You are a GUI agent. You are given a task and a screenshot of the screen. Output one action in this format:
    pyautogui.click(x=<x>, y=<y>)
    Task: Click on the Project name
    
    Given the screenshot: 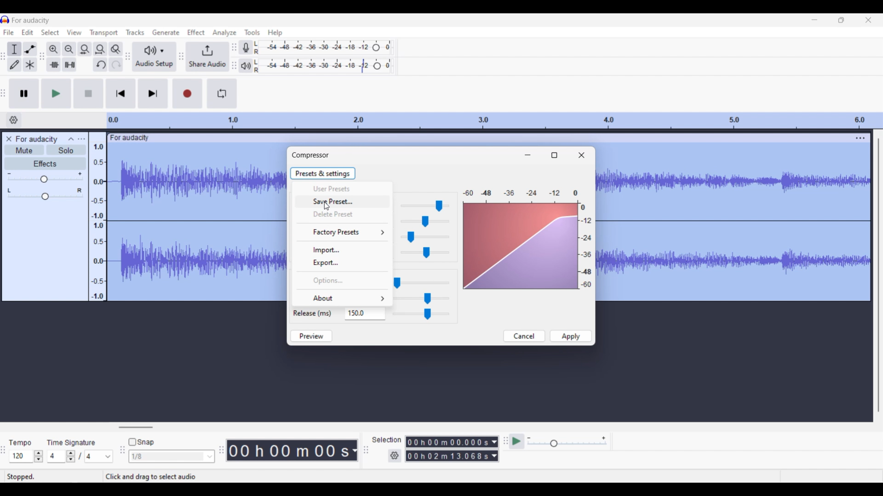 What is the action you would take?
    pyautogui.click(x=37, y=139)
    